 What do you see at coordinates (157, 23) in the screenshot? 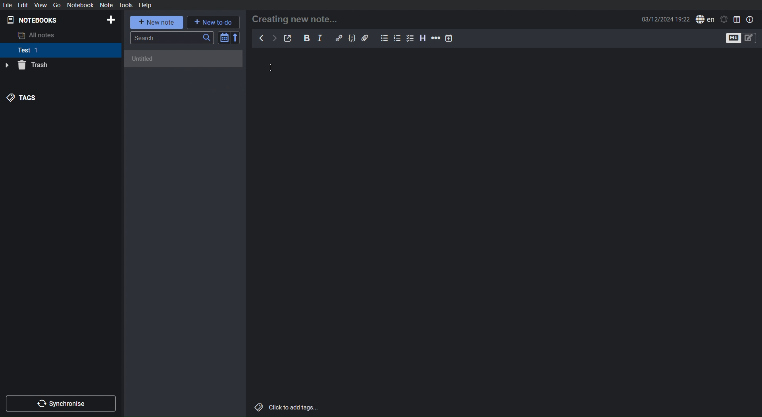
I see `New note` at bounding box center [157, 23].